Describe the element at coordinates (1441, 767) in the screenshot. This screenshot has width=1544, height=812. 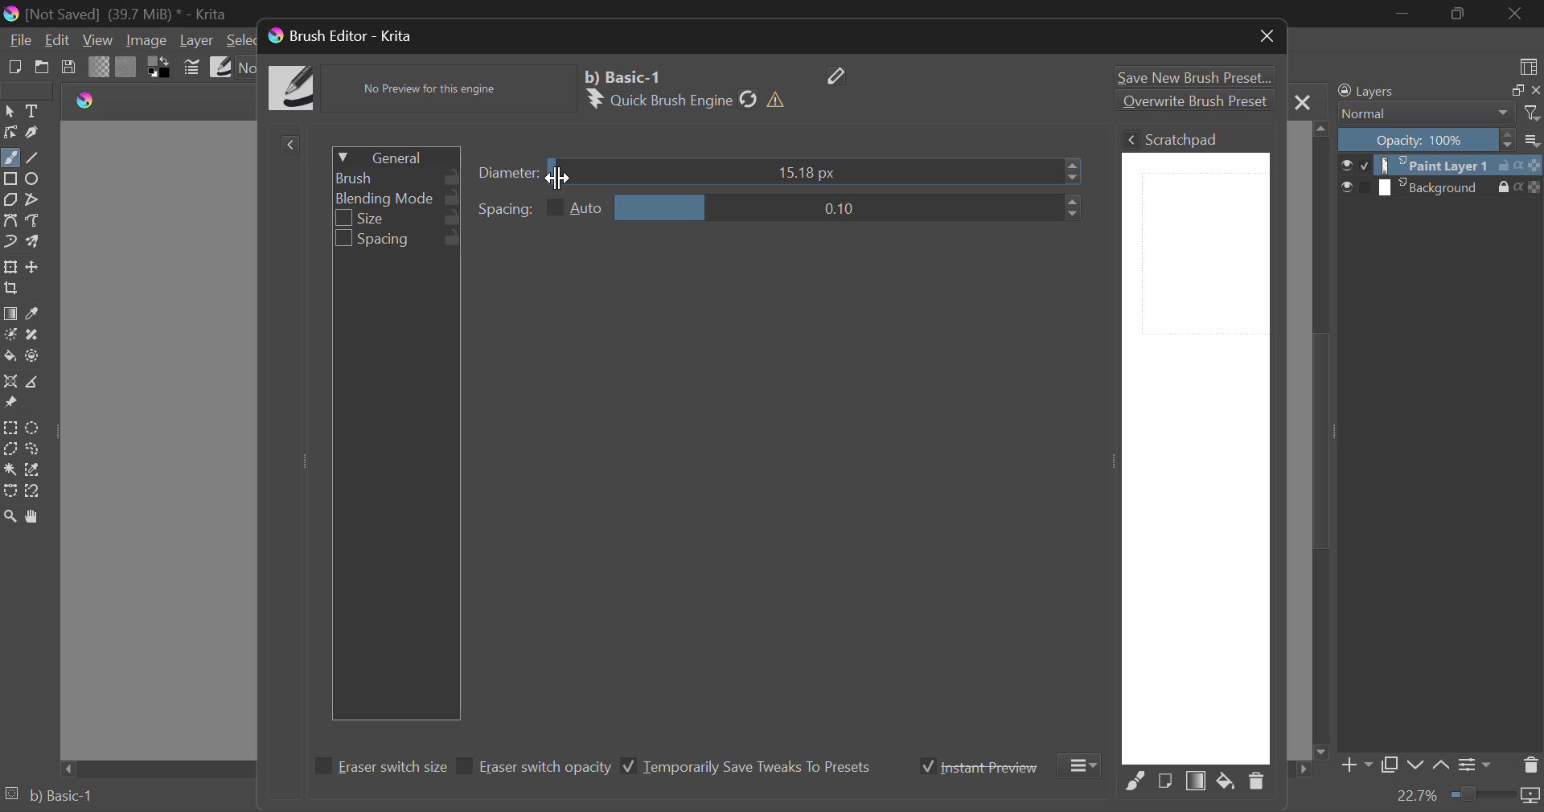
I see `Move Layer Up` at that location.